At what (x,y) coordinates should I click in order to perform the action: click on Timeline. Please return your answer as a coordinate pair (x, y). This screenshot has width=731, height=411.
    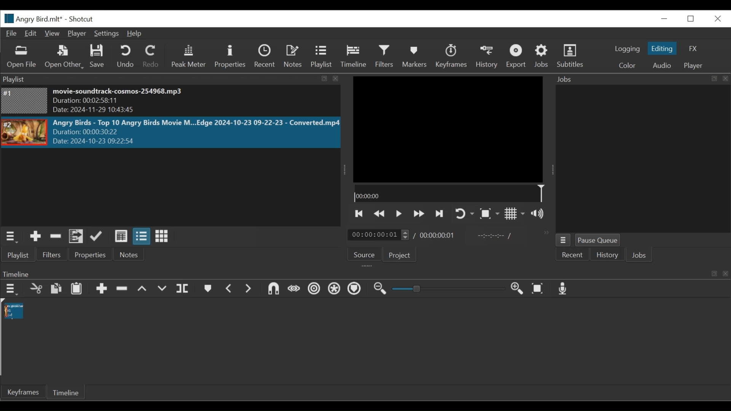
    Looking at the image, I should click on (353, 56).